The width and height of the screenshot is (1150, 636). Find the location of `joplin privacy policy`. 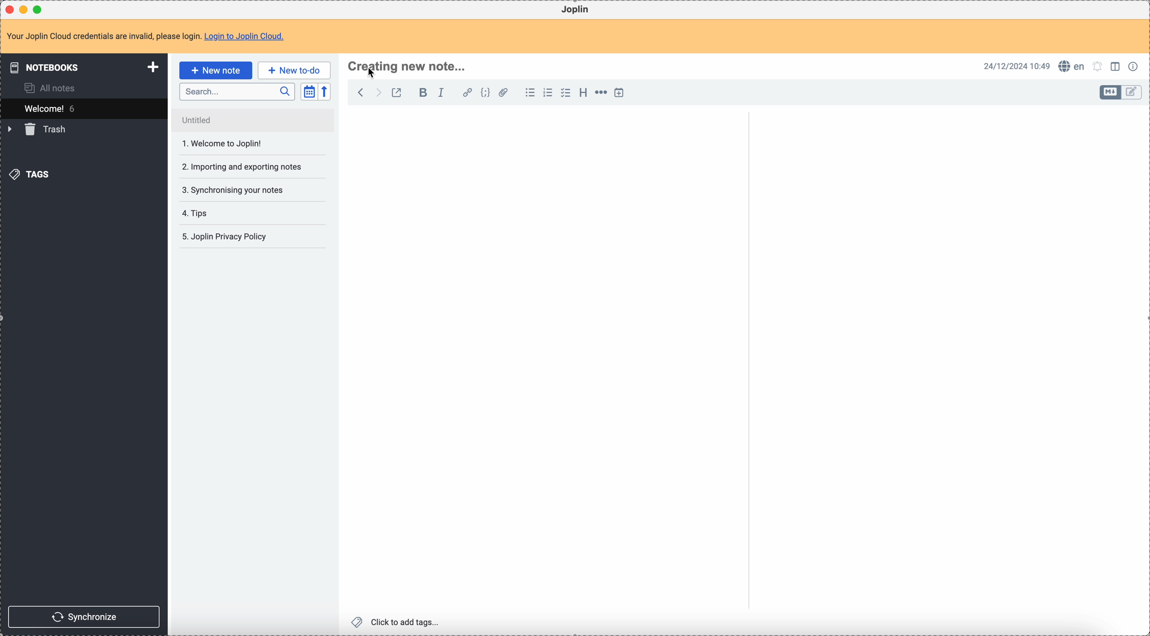

joplin privacy policy is located at coordinates (227, 238).